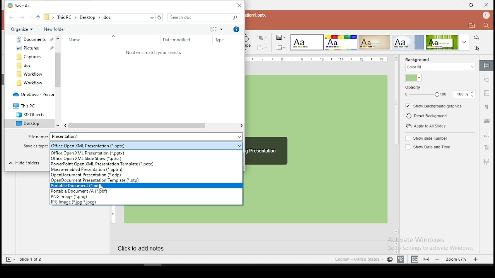 This screenshot has height=278, width=495. I want to click on cursor, so click(102, 187).